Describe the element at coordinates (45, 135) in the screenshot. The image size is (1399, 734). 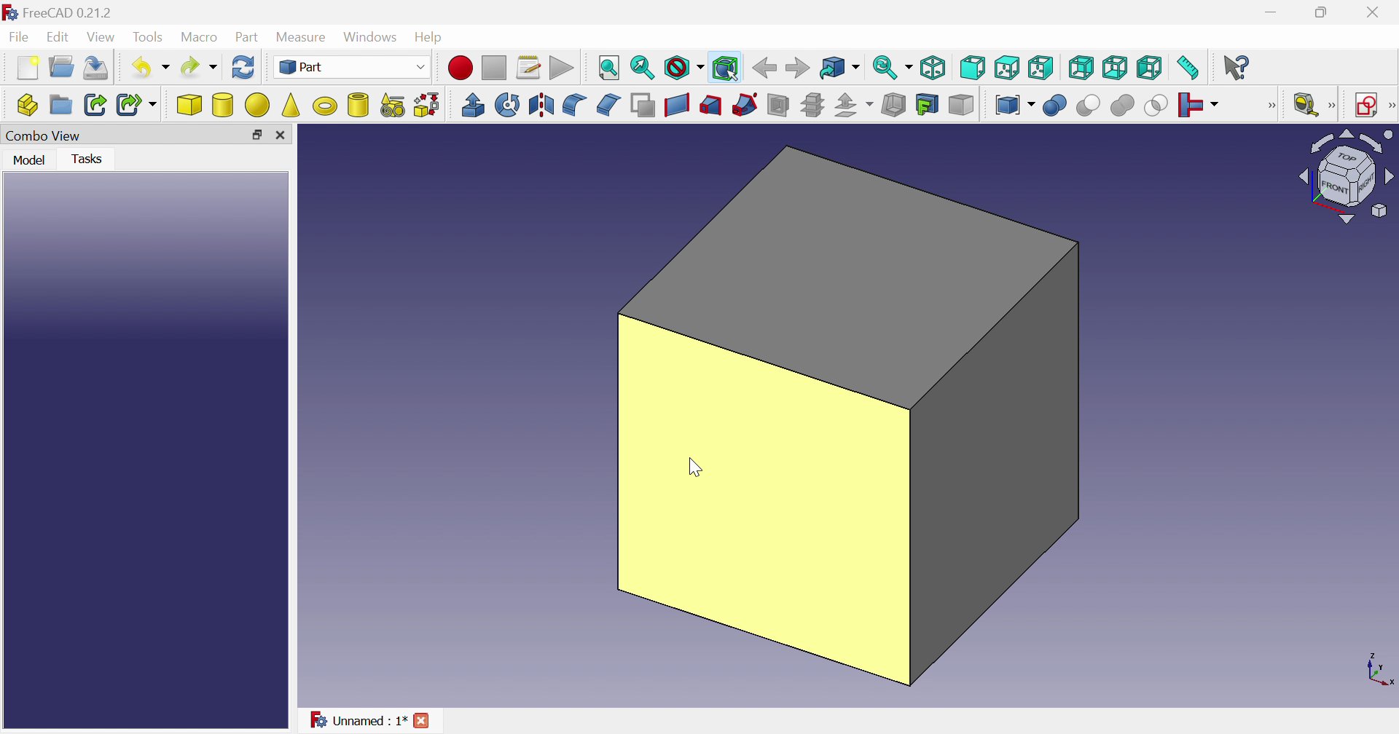
I see `Combo view` at that location.